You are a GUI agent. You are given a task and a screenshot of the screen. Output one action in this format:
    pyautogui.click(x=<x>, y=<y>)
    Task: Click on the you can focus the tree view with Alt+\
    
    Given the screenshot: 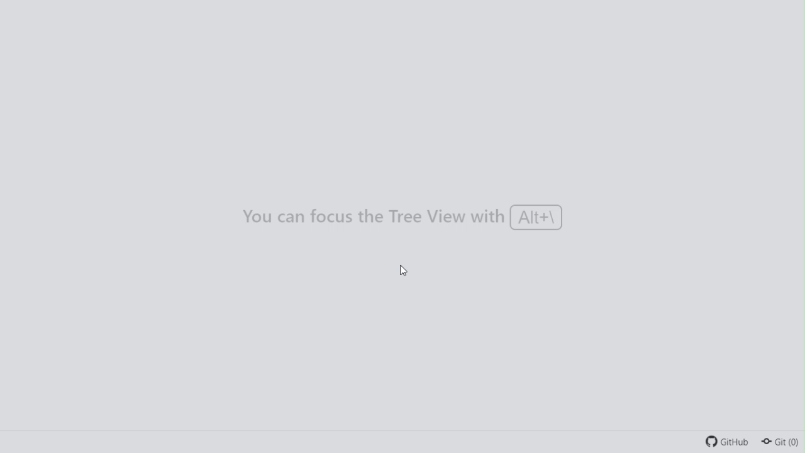 What is the action you would take?
    pyautogui.click(x=400, y=216)
    